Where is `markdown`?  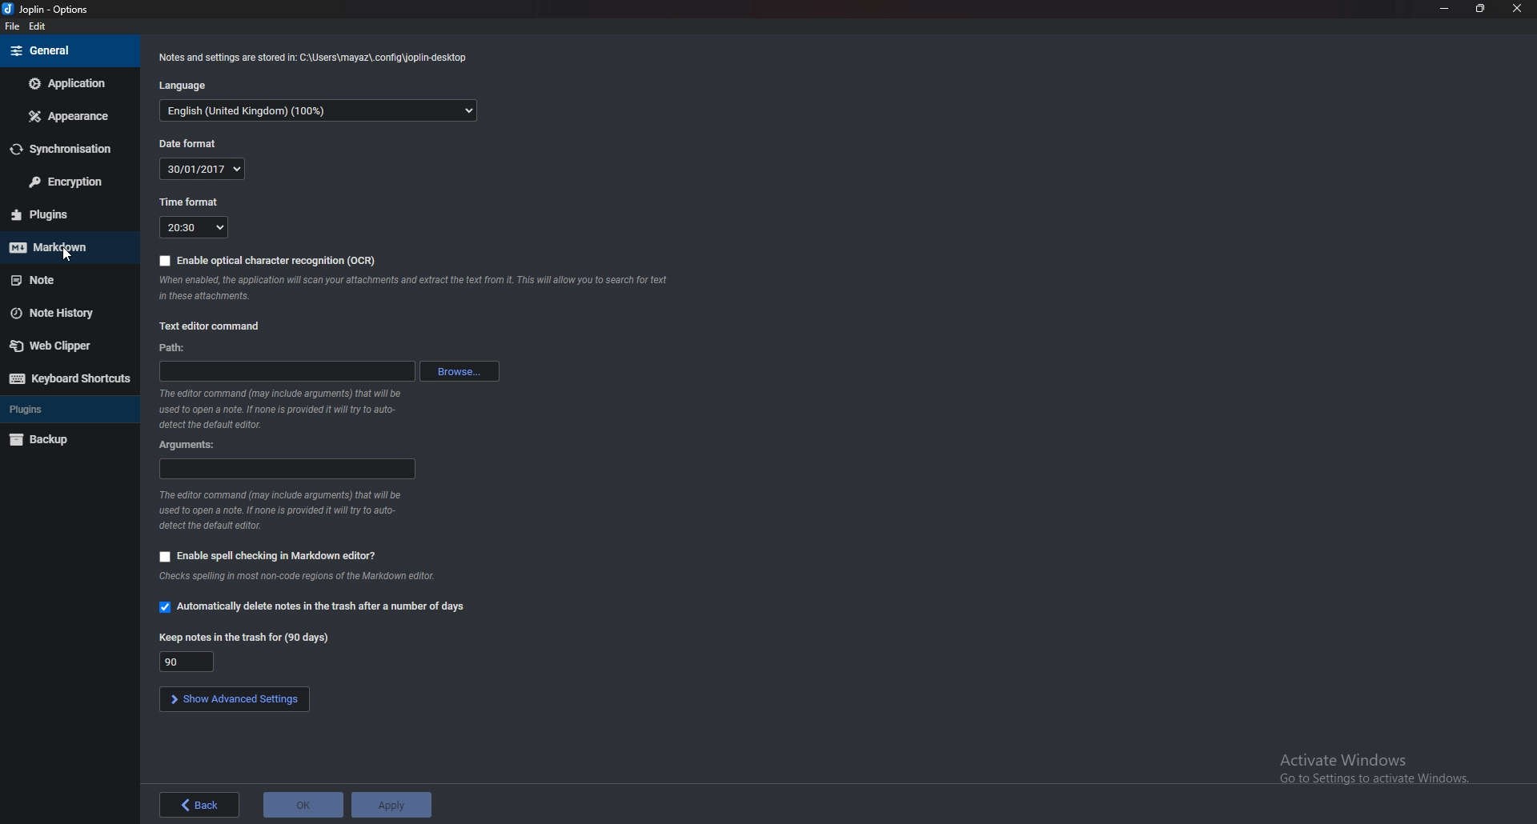 markdown is located at coordinates (62, 247).